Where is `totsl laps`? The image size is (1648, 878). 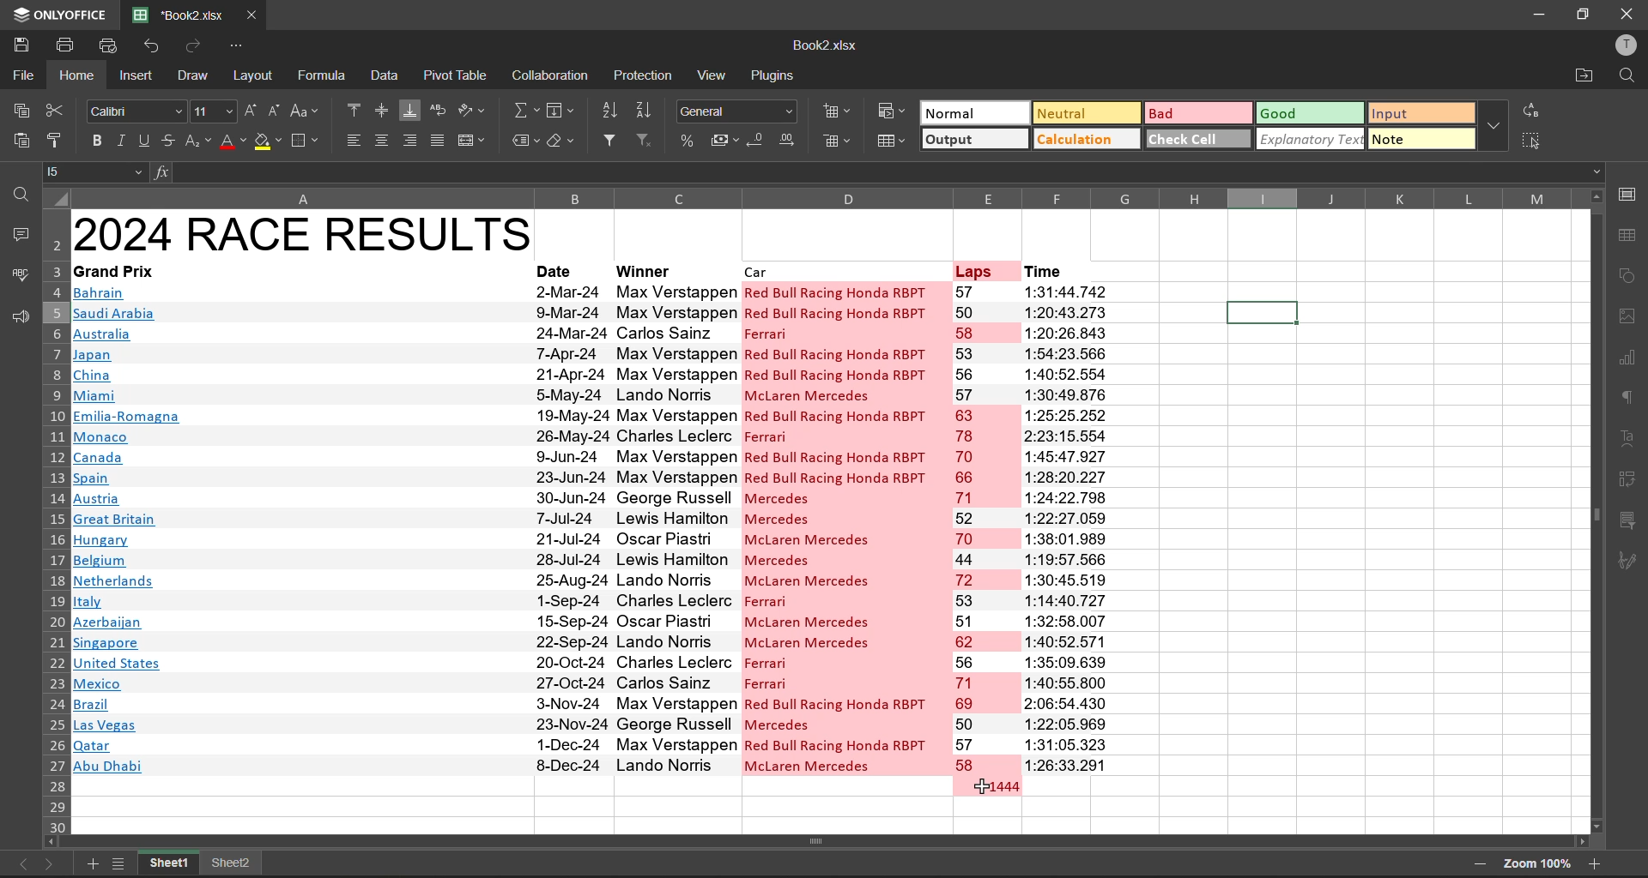
totsl laps is located at coordinates (994, 787).